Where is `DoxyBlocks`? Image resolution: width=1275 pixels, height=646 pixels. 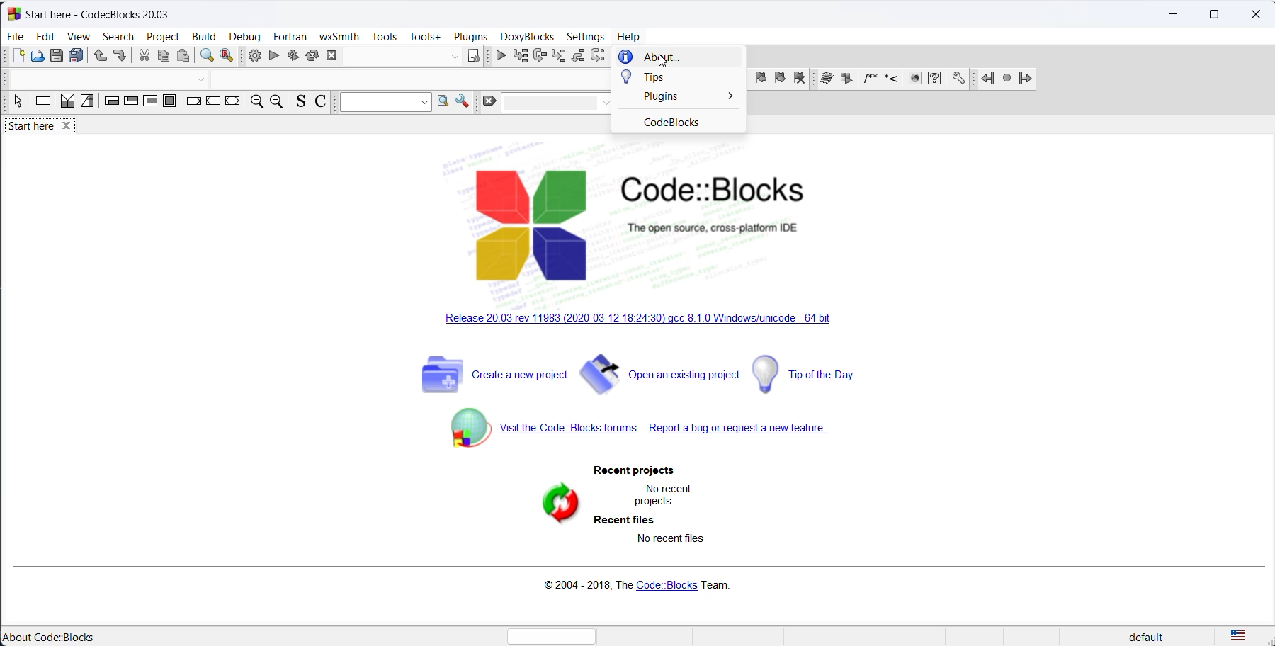
DoxyBlocks is located at coordinates (526, 36).